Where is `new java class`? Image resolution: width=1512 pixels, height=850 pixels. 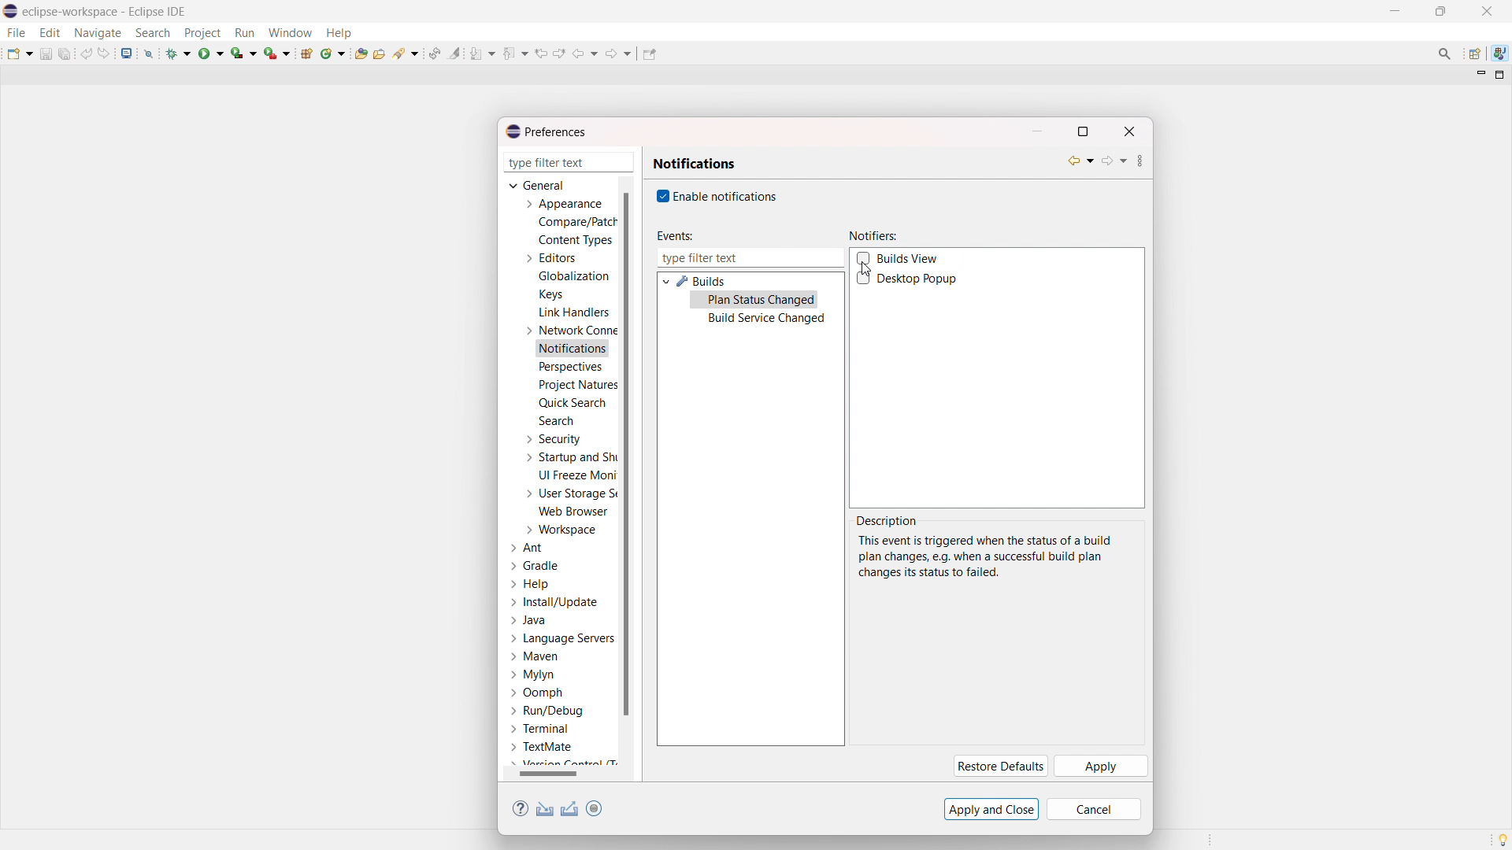
new java class is located at coordinates (334, 53).